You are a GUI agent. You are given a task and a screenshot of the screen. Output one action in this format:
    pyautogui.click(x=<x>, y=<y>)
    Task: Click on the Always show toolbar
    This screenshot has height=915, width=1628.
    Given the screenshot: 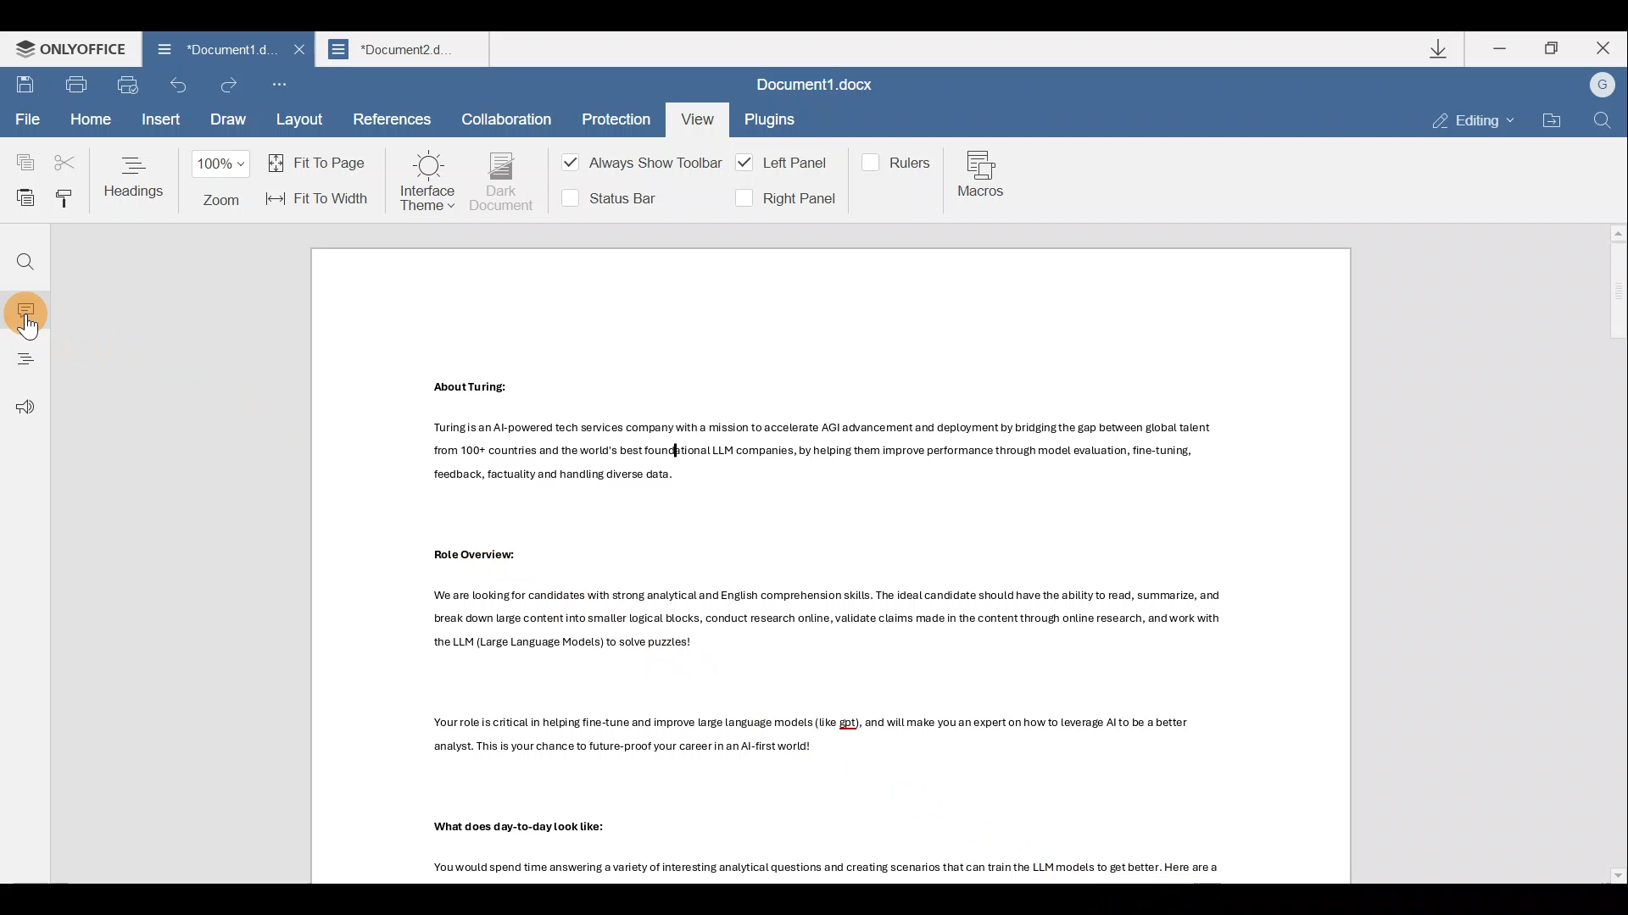 What is the action you would take?
    pyautogui.click(x=636, y=166)
    